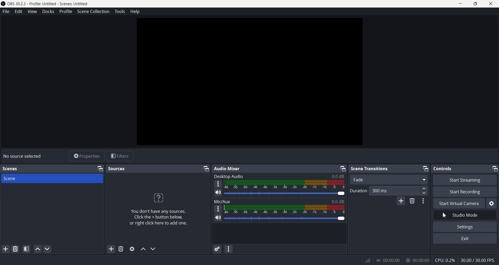  I want to click on Minimize, so click(425, 169).